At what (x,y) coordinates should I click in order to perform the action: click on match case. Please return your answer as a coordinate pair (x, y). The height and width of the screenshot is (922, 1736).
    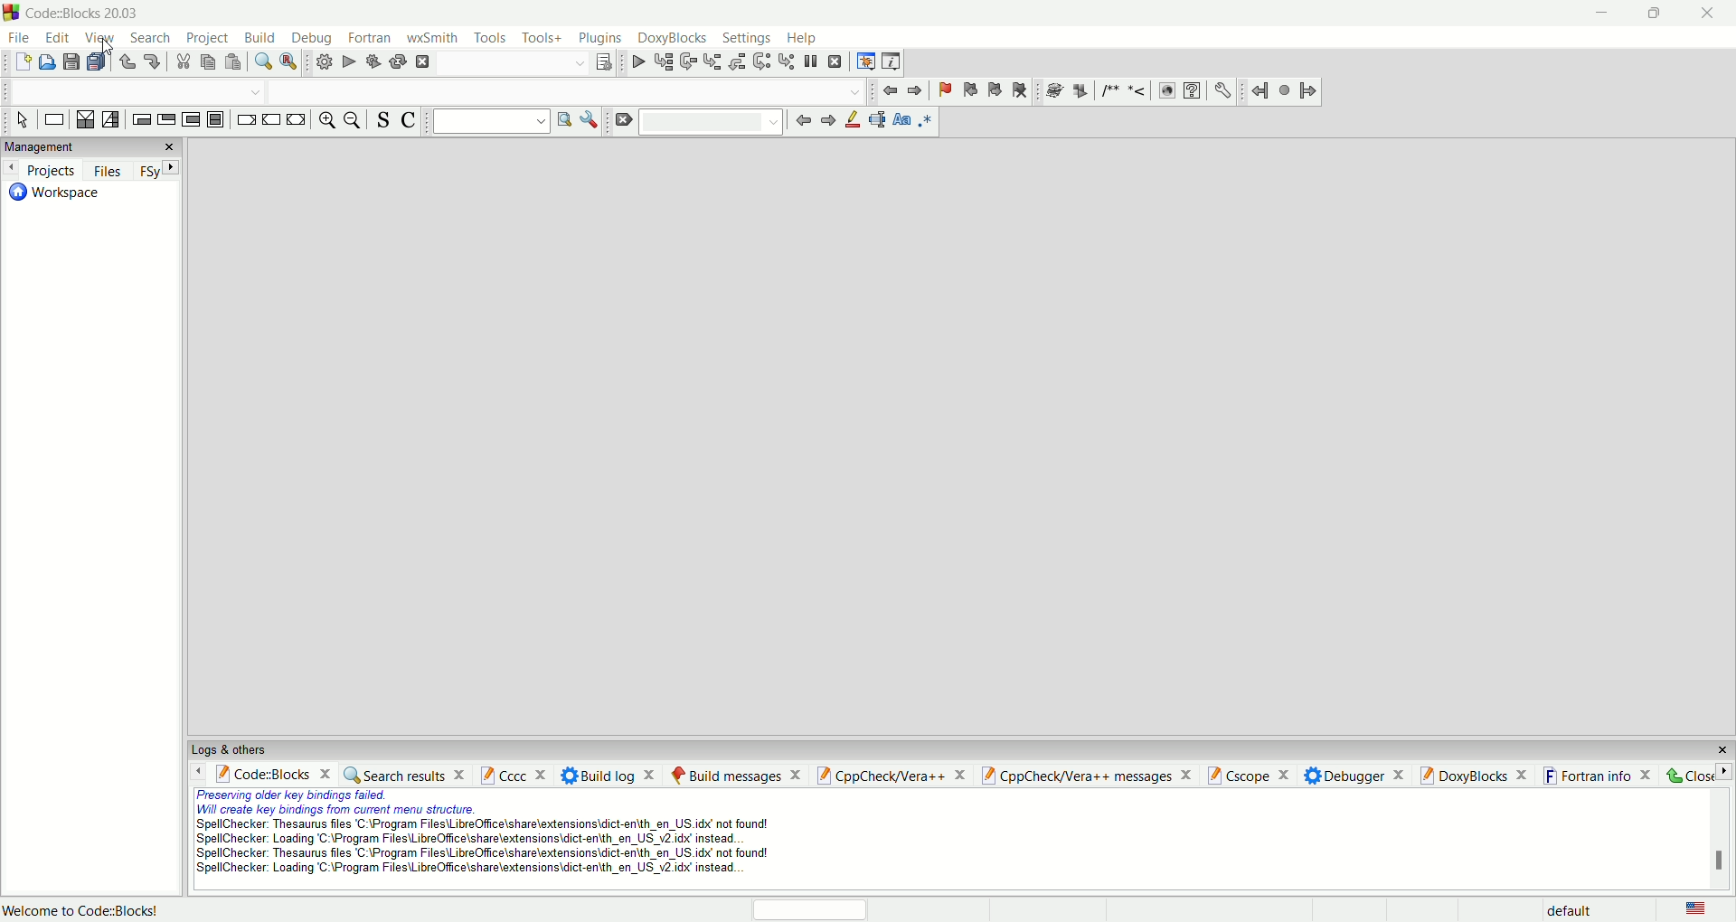
    Looking at the image, I should click on (902, 123).